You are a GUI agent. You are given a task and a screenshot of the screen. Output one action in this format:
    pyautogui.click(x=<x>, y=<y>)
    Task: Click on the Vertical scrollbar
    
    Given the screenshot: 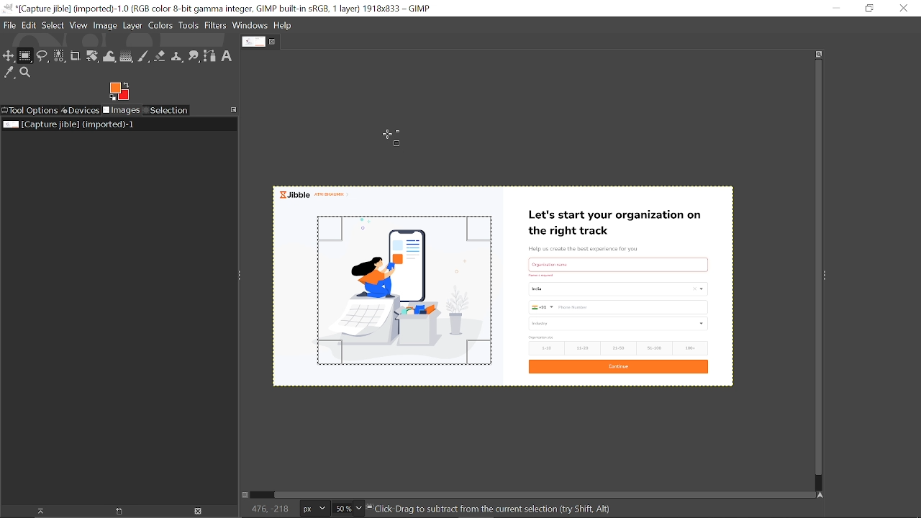 What is the action you would take?
    pyautogui.click(x=815, y=268)
    